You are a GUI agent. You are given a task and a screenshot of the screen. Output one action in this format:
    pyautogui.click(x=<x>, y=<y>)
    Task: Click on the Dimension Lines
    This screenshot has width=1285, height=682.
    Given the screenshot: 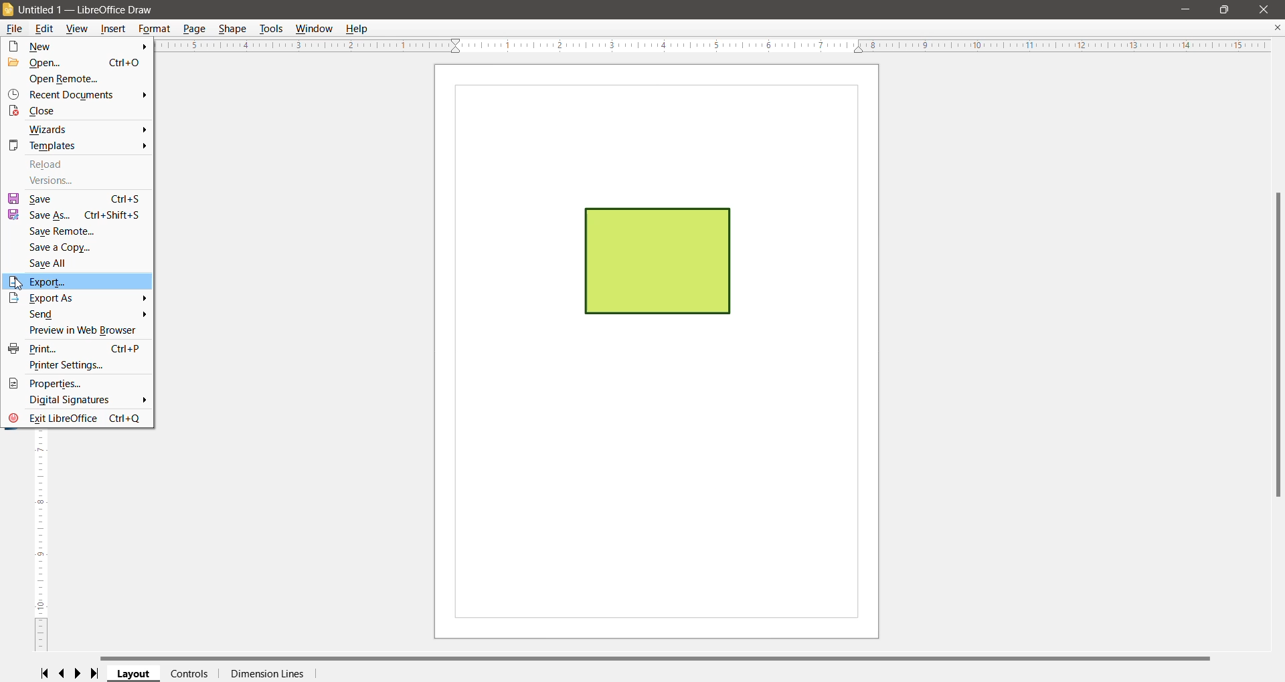 What is the action you would take?
    pyautogui.click(x=266, y=674)
    